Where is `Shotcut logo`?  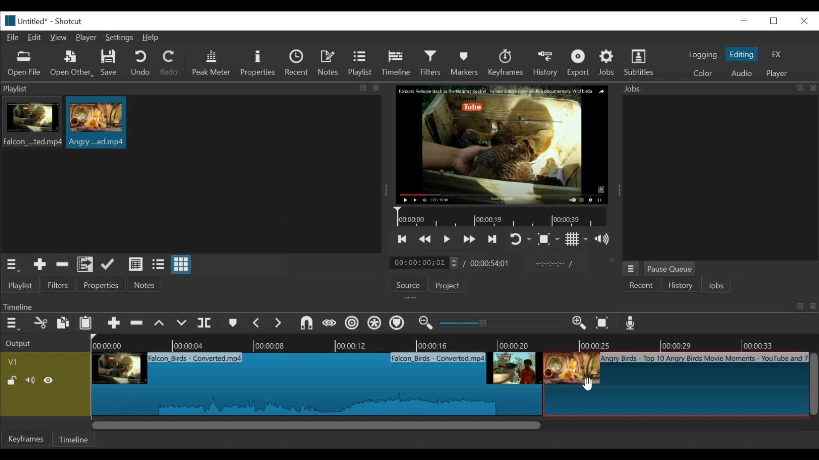 Shotcut logo is located at coordinates (8, 20).